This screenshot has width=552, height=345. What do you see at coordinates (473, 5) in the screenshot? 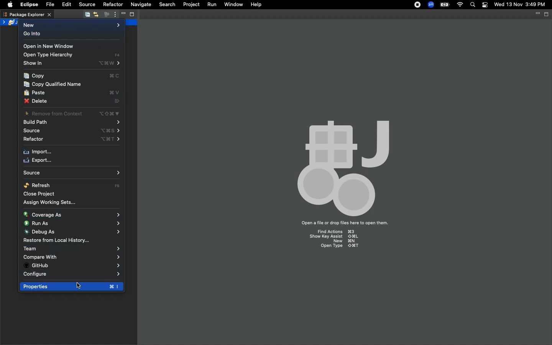
I see `Search` at bounding box center [473, 5].